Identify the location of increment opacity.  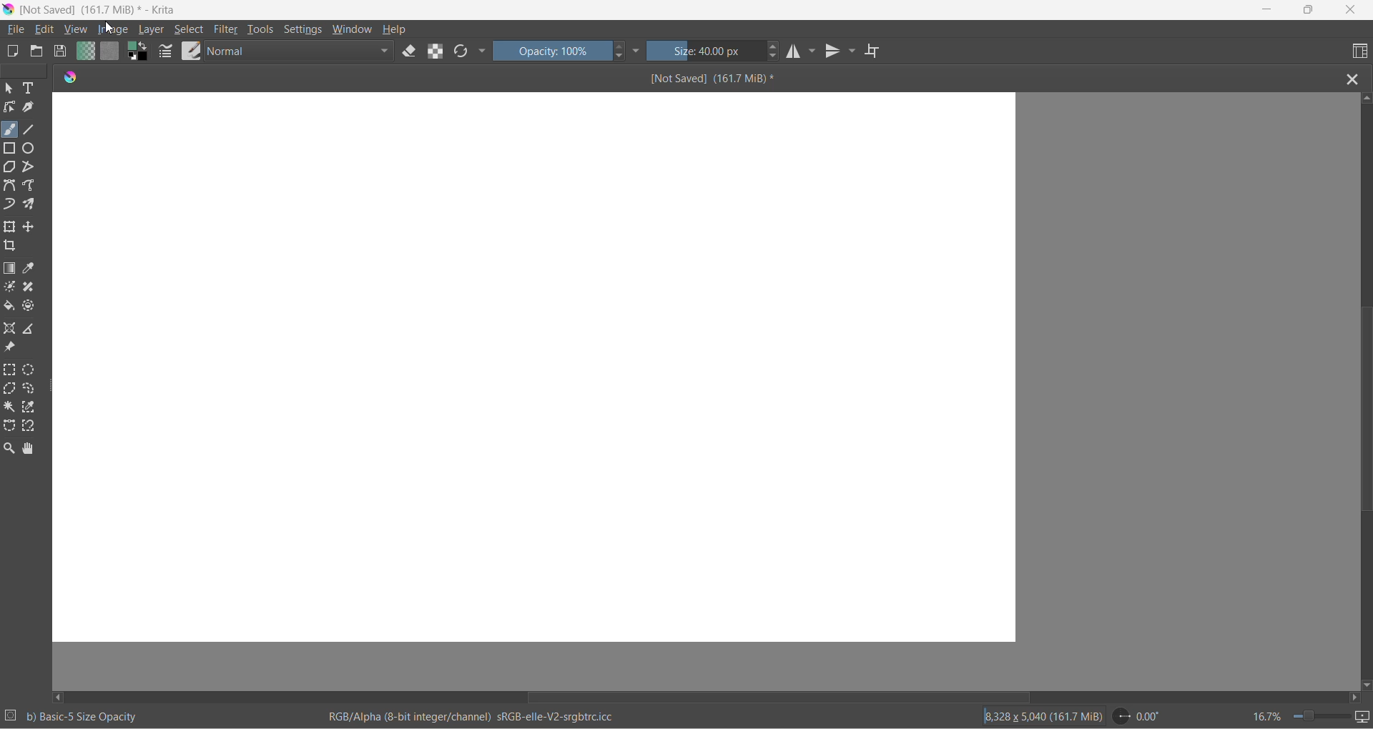
(620, 47).